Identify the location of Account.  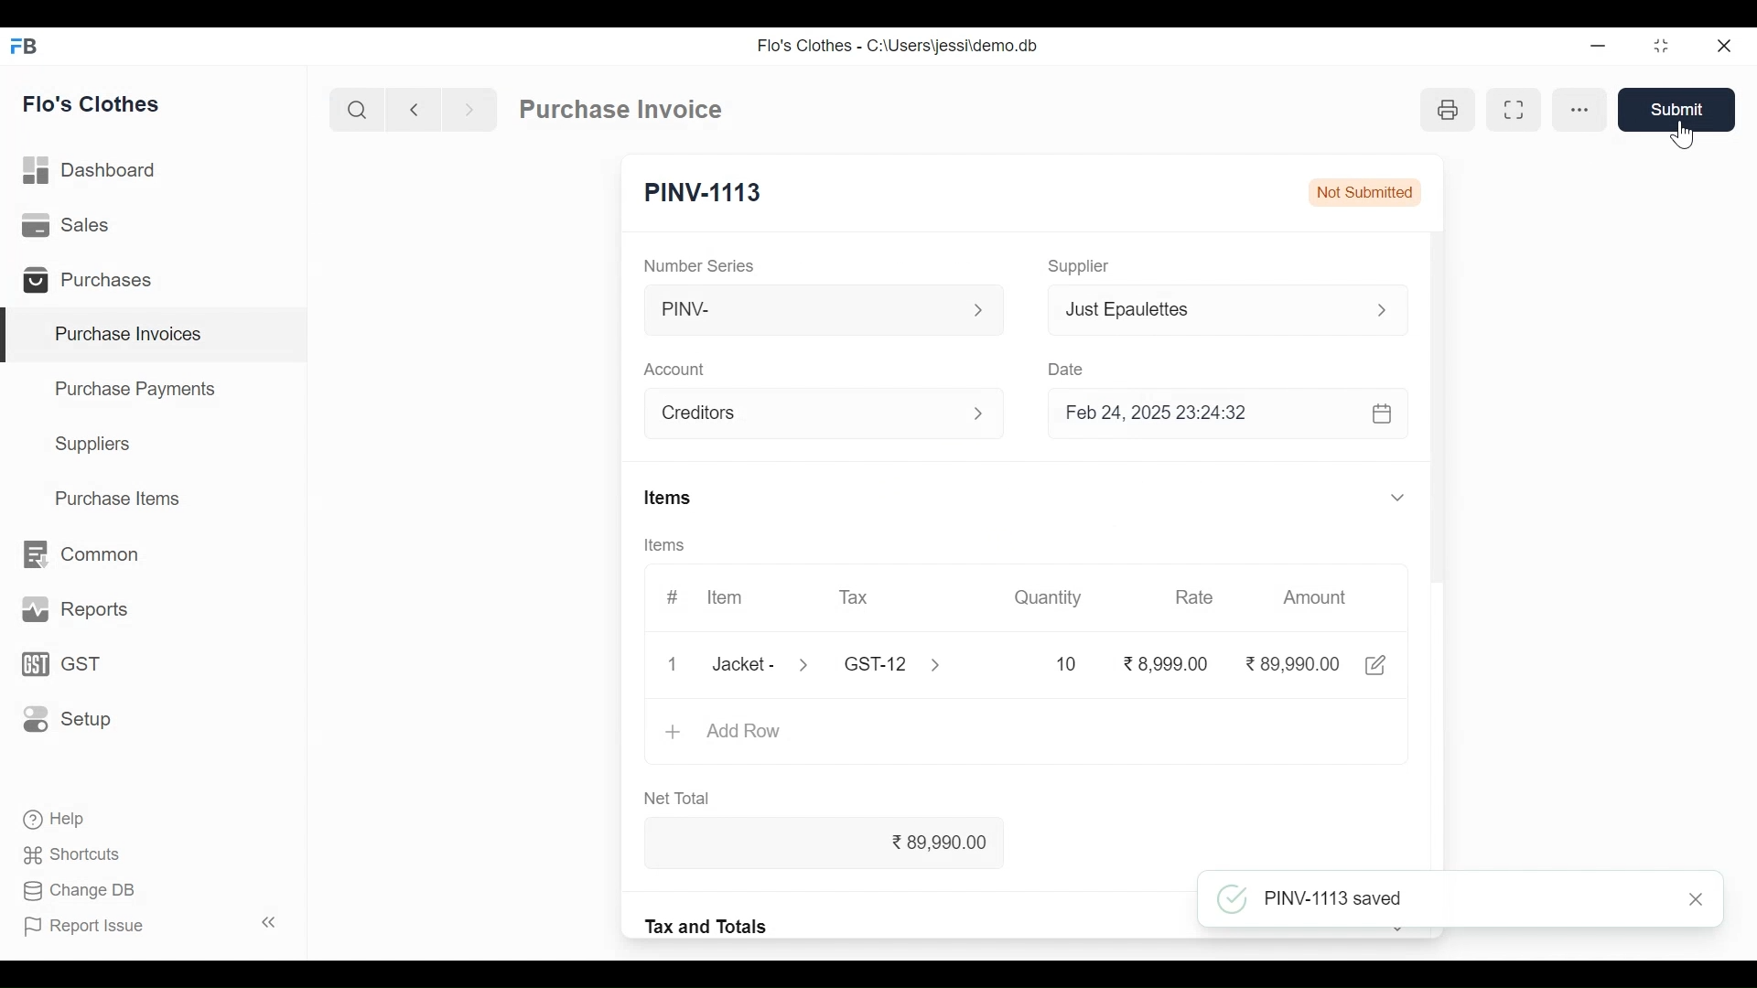
(807, 413).